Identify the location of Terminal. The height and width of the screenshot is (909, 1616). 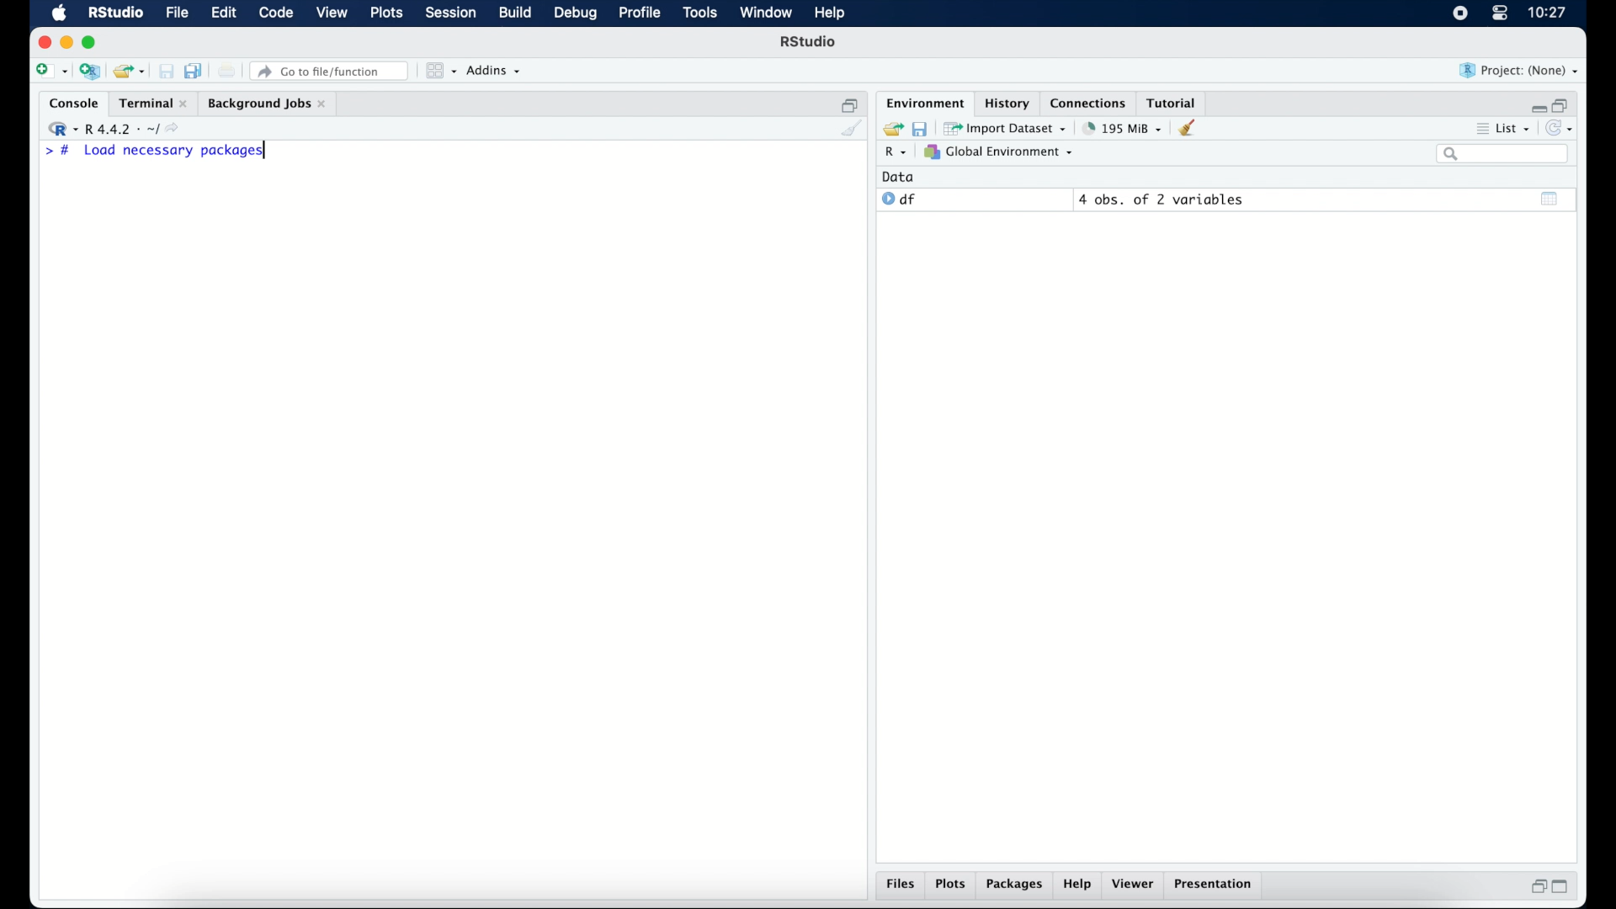
(148, 103).